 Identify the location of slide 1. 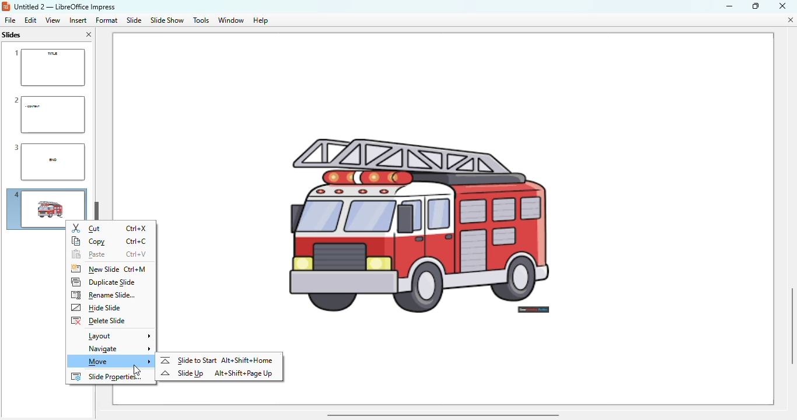
(48, 68).